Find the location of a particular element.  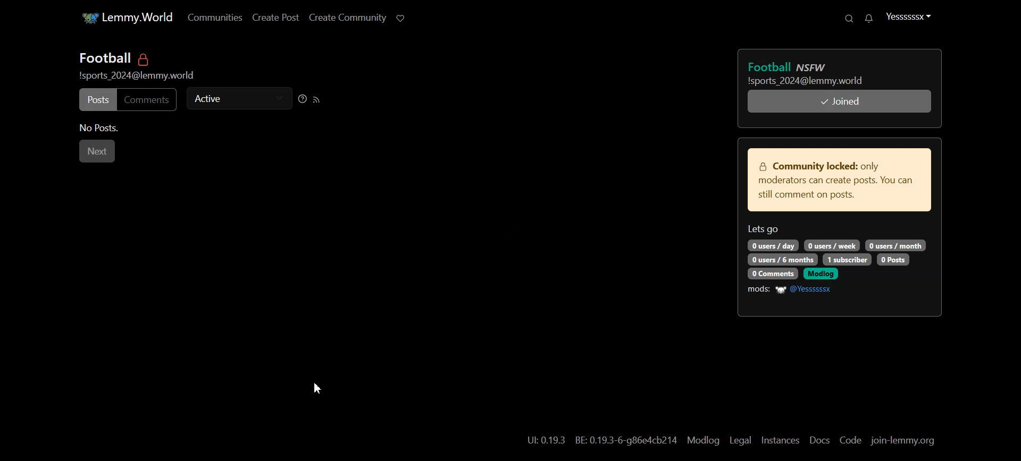

Unread message is located at coordinates (865, 19).